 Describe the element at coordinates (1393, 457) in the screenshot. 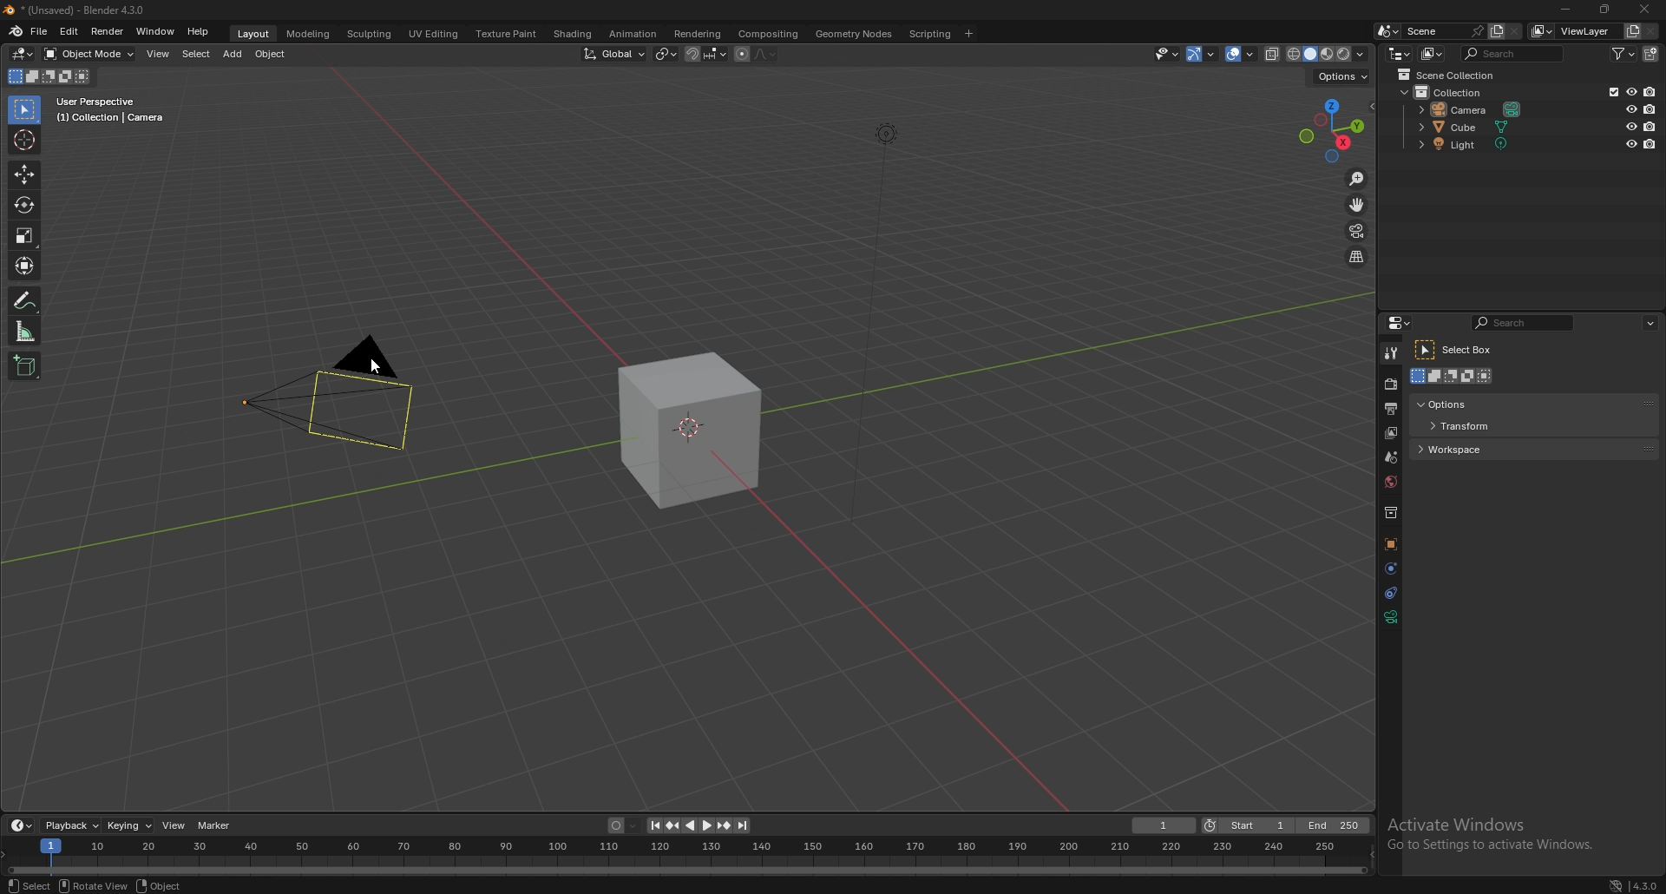

I see `scene` at that location.